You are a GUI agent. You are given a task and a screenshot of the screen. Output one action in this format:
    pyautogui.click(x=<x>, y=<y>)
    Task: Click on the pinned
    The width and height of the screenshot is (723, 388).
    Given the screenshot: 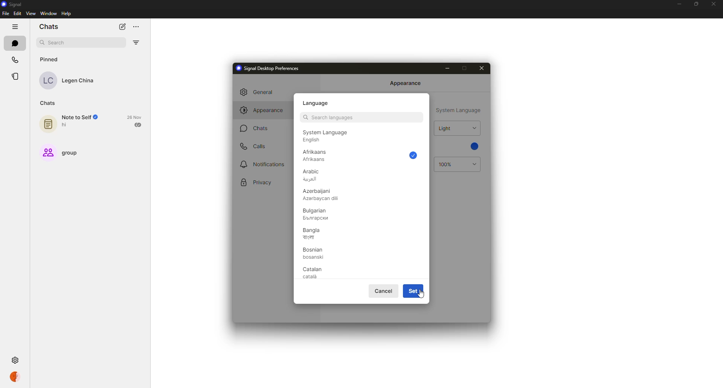 What is the action you would take?
    pyautogui.click(x=50, y=59)
    